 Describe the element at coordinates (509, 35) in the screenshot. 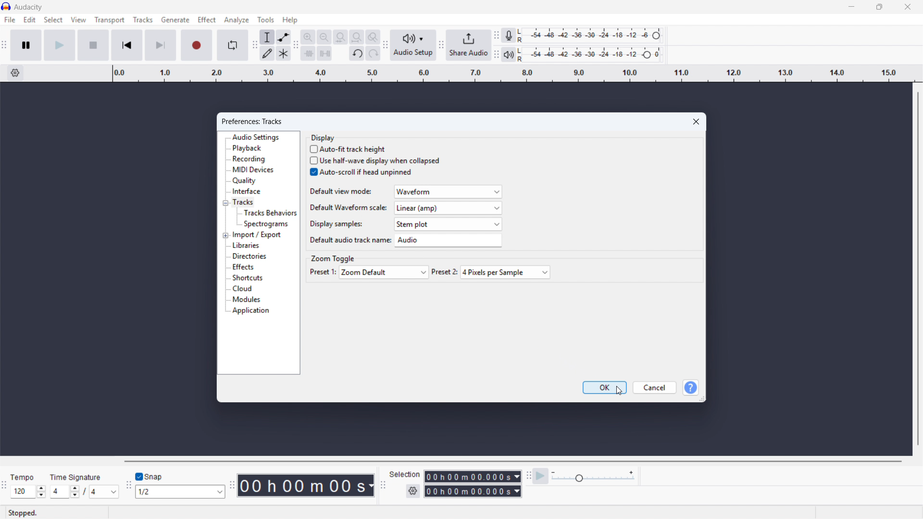

I see `recording meter` at that location.